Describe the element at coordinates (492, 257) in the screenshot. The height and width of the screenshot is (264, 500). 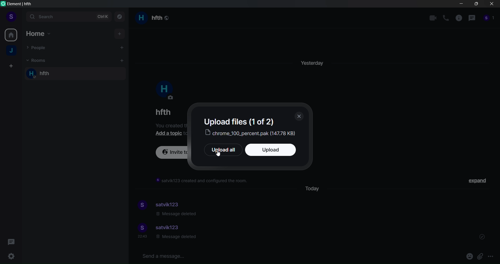
I see `more options` at that location.